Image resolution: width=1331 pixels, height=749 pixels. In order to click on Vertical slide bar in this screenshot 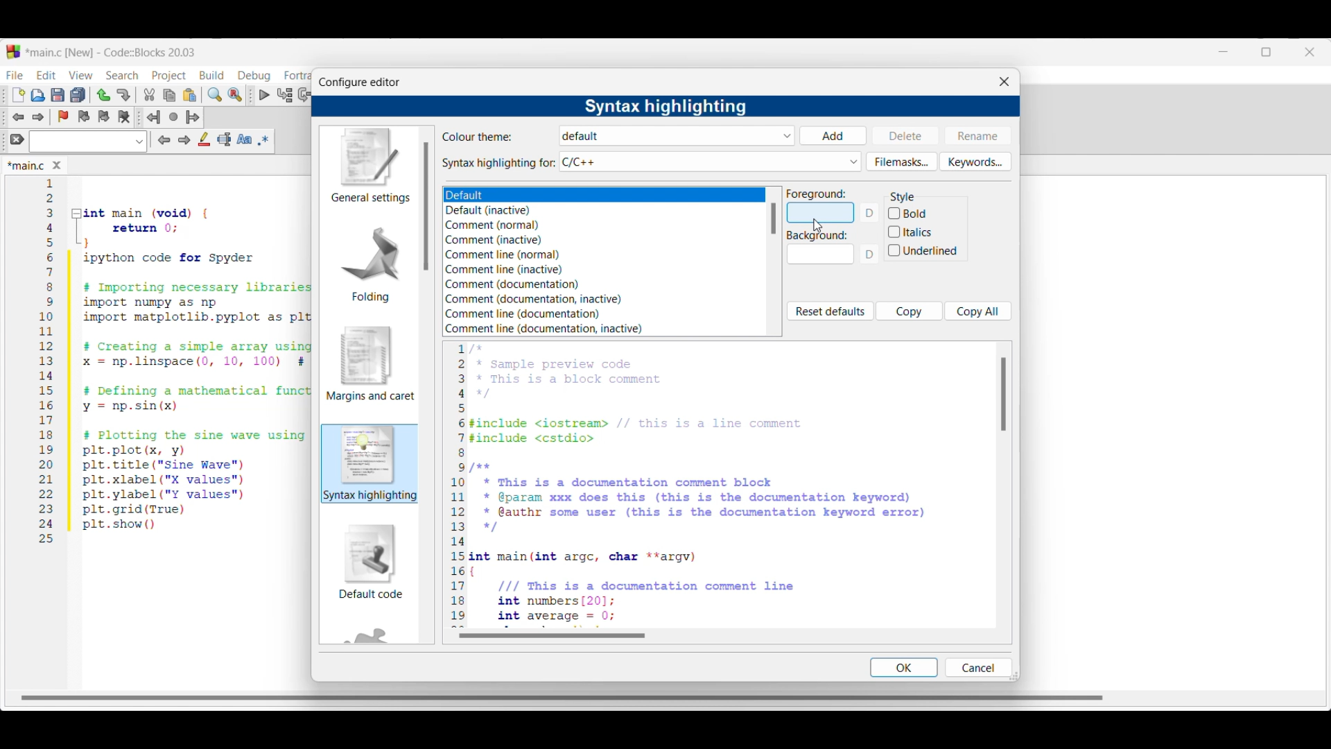, I will do `click(426, 206)`.